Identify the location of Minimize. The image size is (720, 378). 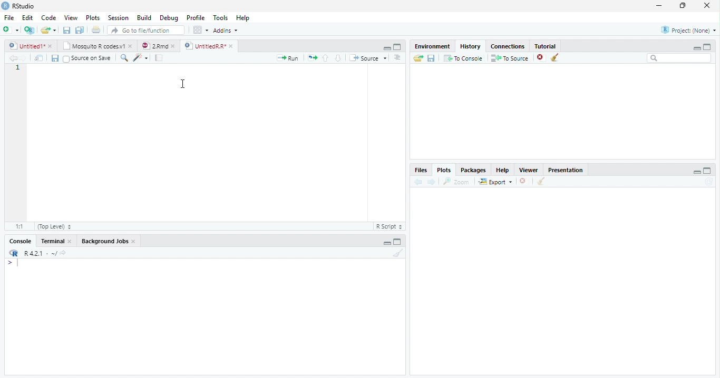
(660, 5).